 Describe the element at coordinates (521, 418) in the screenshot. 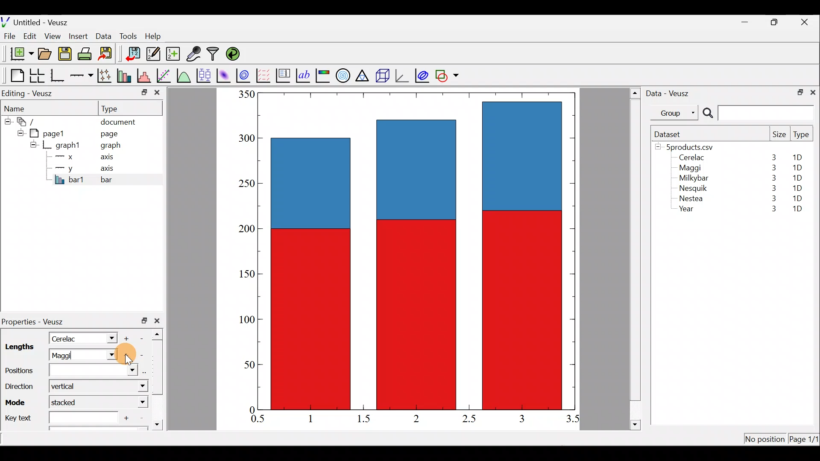

I see `3` at that location.